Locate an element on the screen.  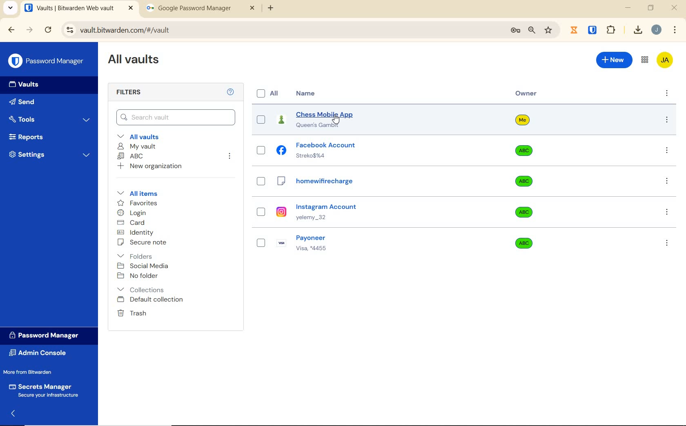
collections is located at coordinates (140, 290).